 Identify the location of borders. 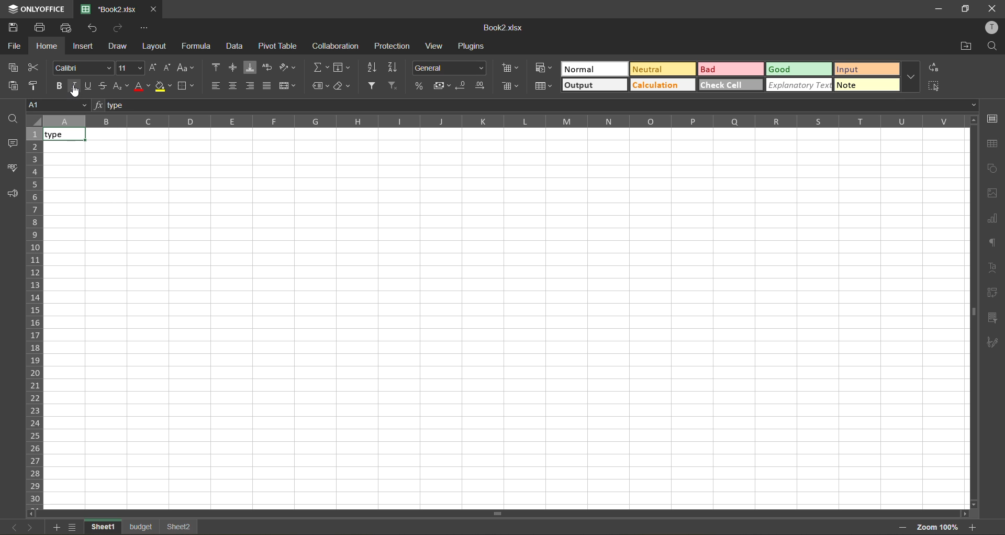
(187, 86).